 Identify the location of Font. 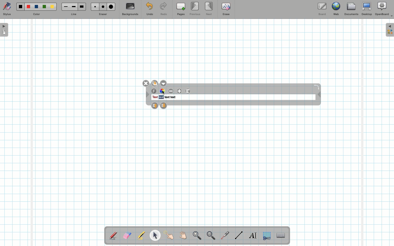
(154, 91).